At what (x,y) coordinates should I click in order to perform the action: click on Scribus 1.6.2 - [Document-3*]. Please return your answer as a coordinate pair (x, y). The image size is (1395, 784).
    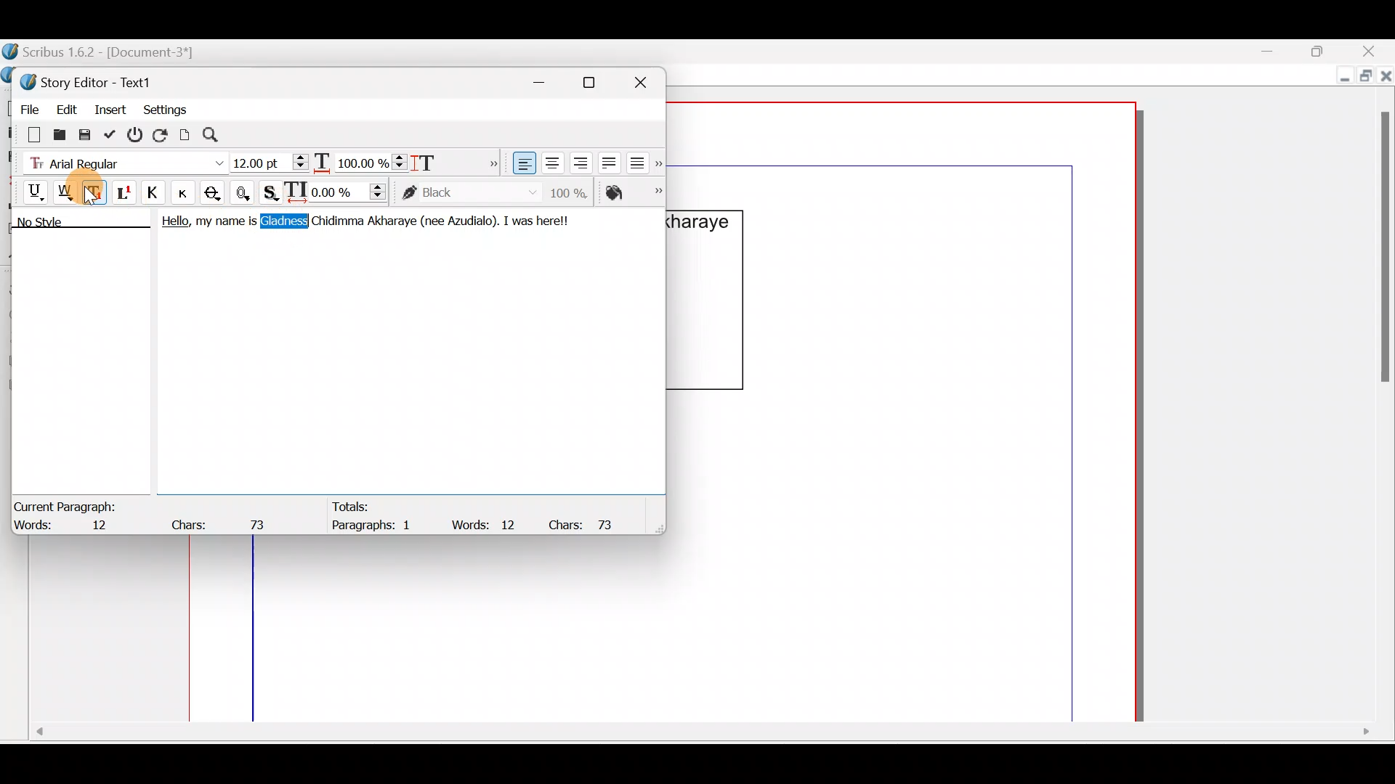
    Looking at the image, I should click on (115, 53).